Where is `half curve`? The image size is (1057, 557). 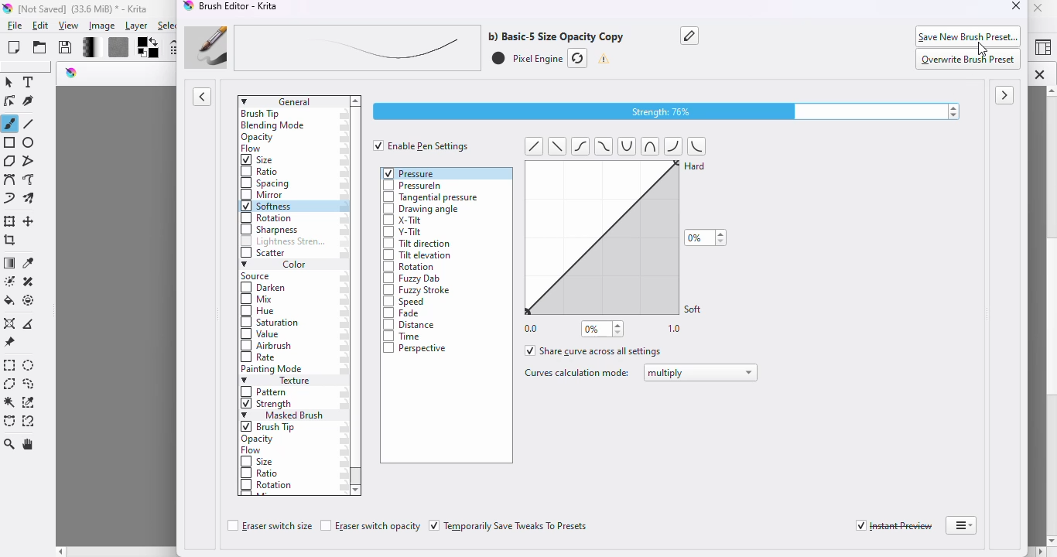
half curve is located at coordinates (675, 145).